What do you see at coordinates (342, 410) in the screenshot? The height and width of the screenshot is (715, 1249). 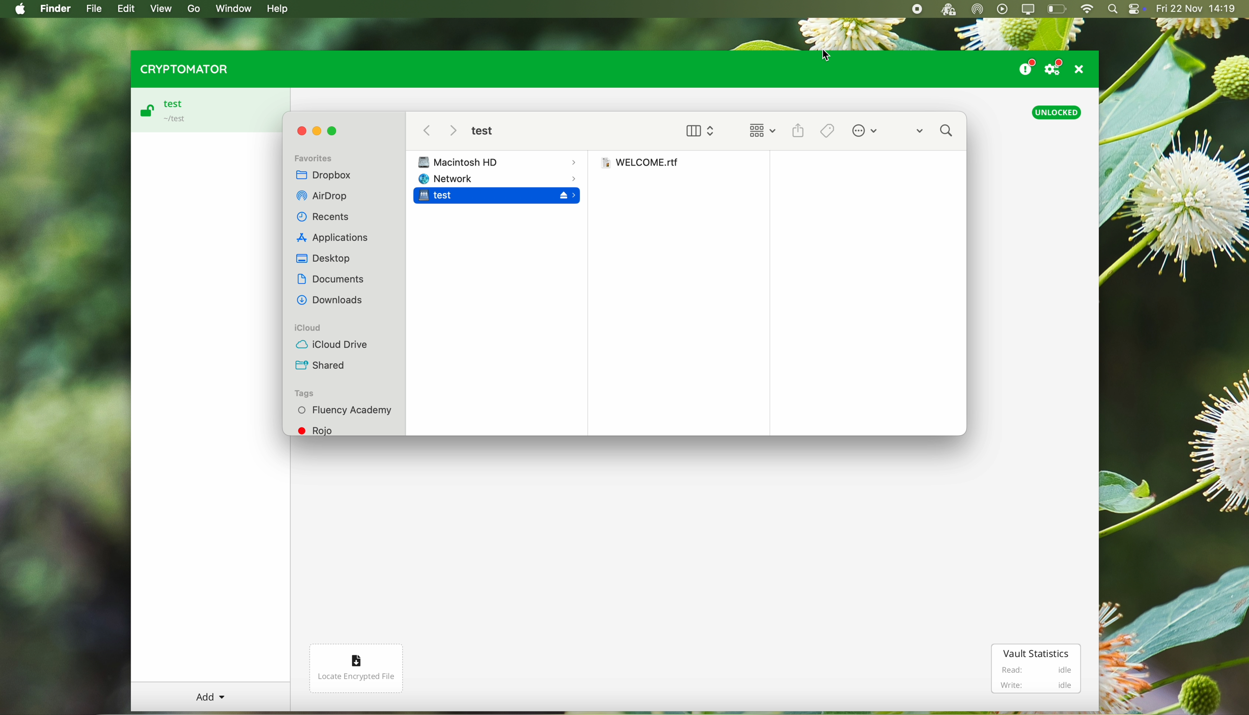 I see `Fluency Academy` at bounding box center [342, 410].